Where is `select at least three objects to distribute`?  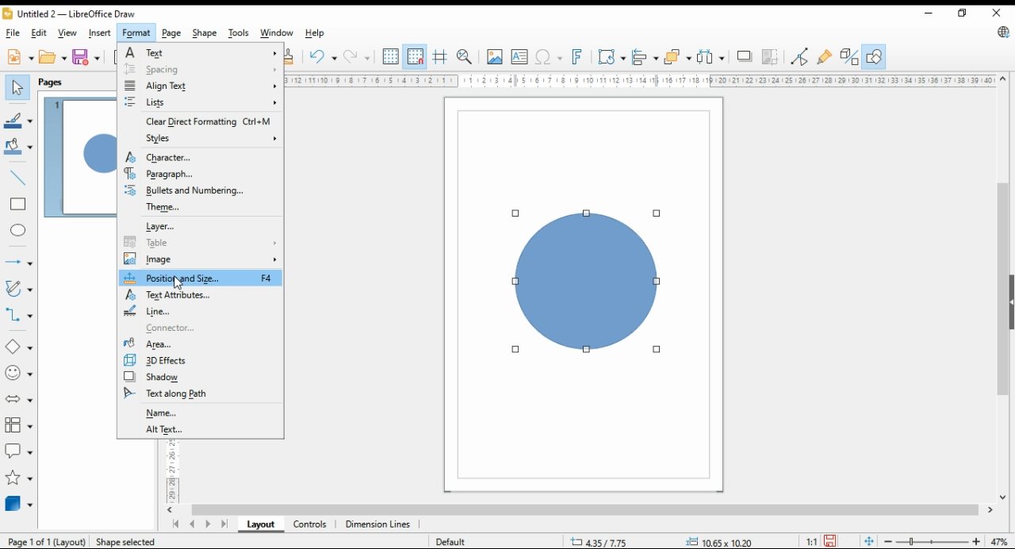 select at least three objects to distribute is located at coordinates (710, 57).